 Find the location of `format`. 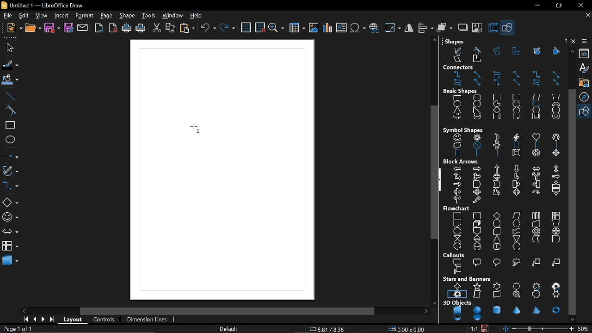

format is located at coordinates (84, 16).